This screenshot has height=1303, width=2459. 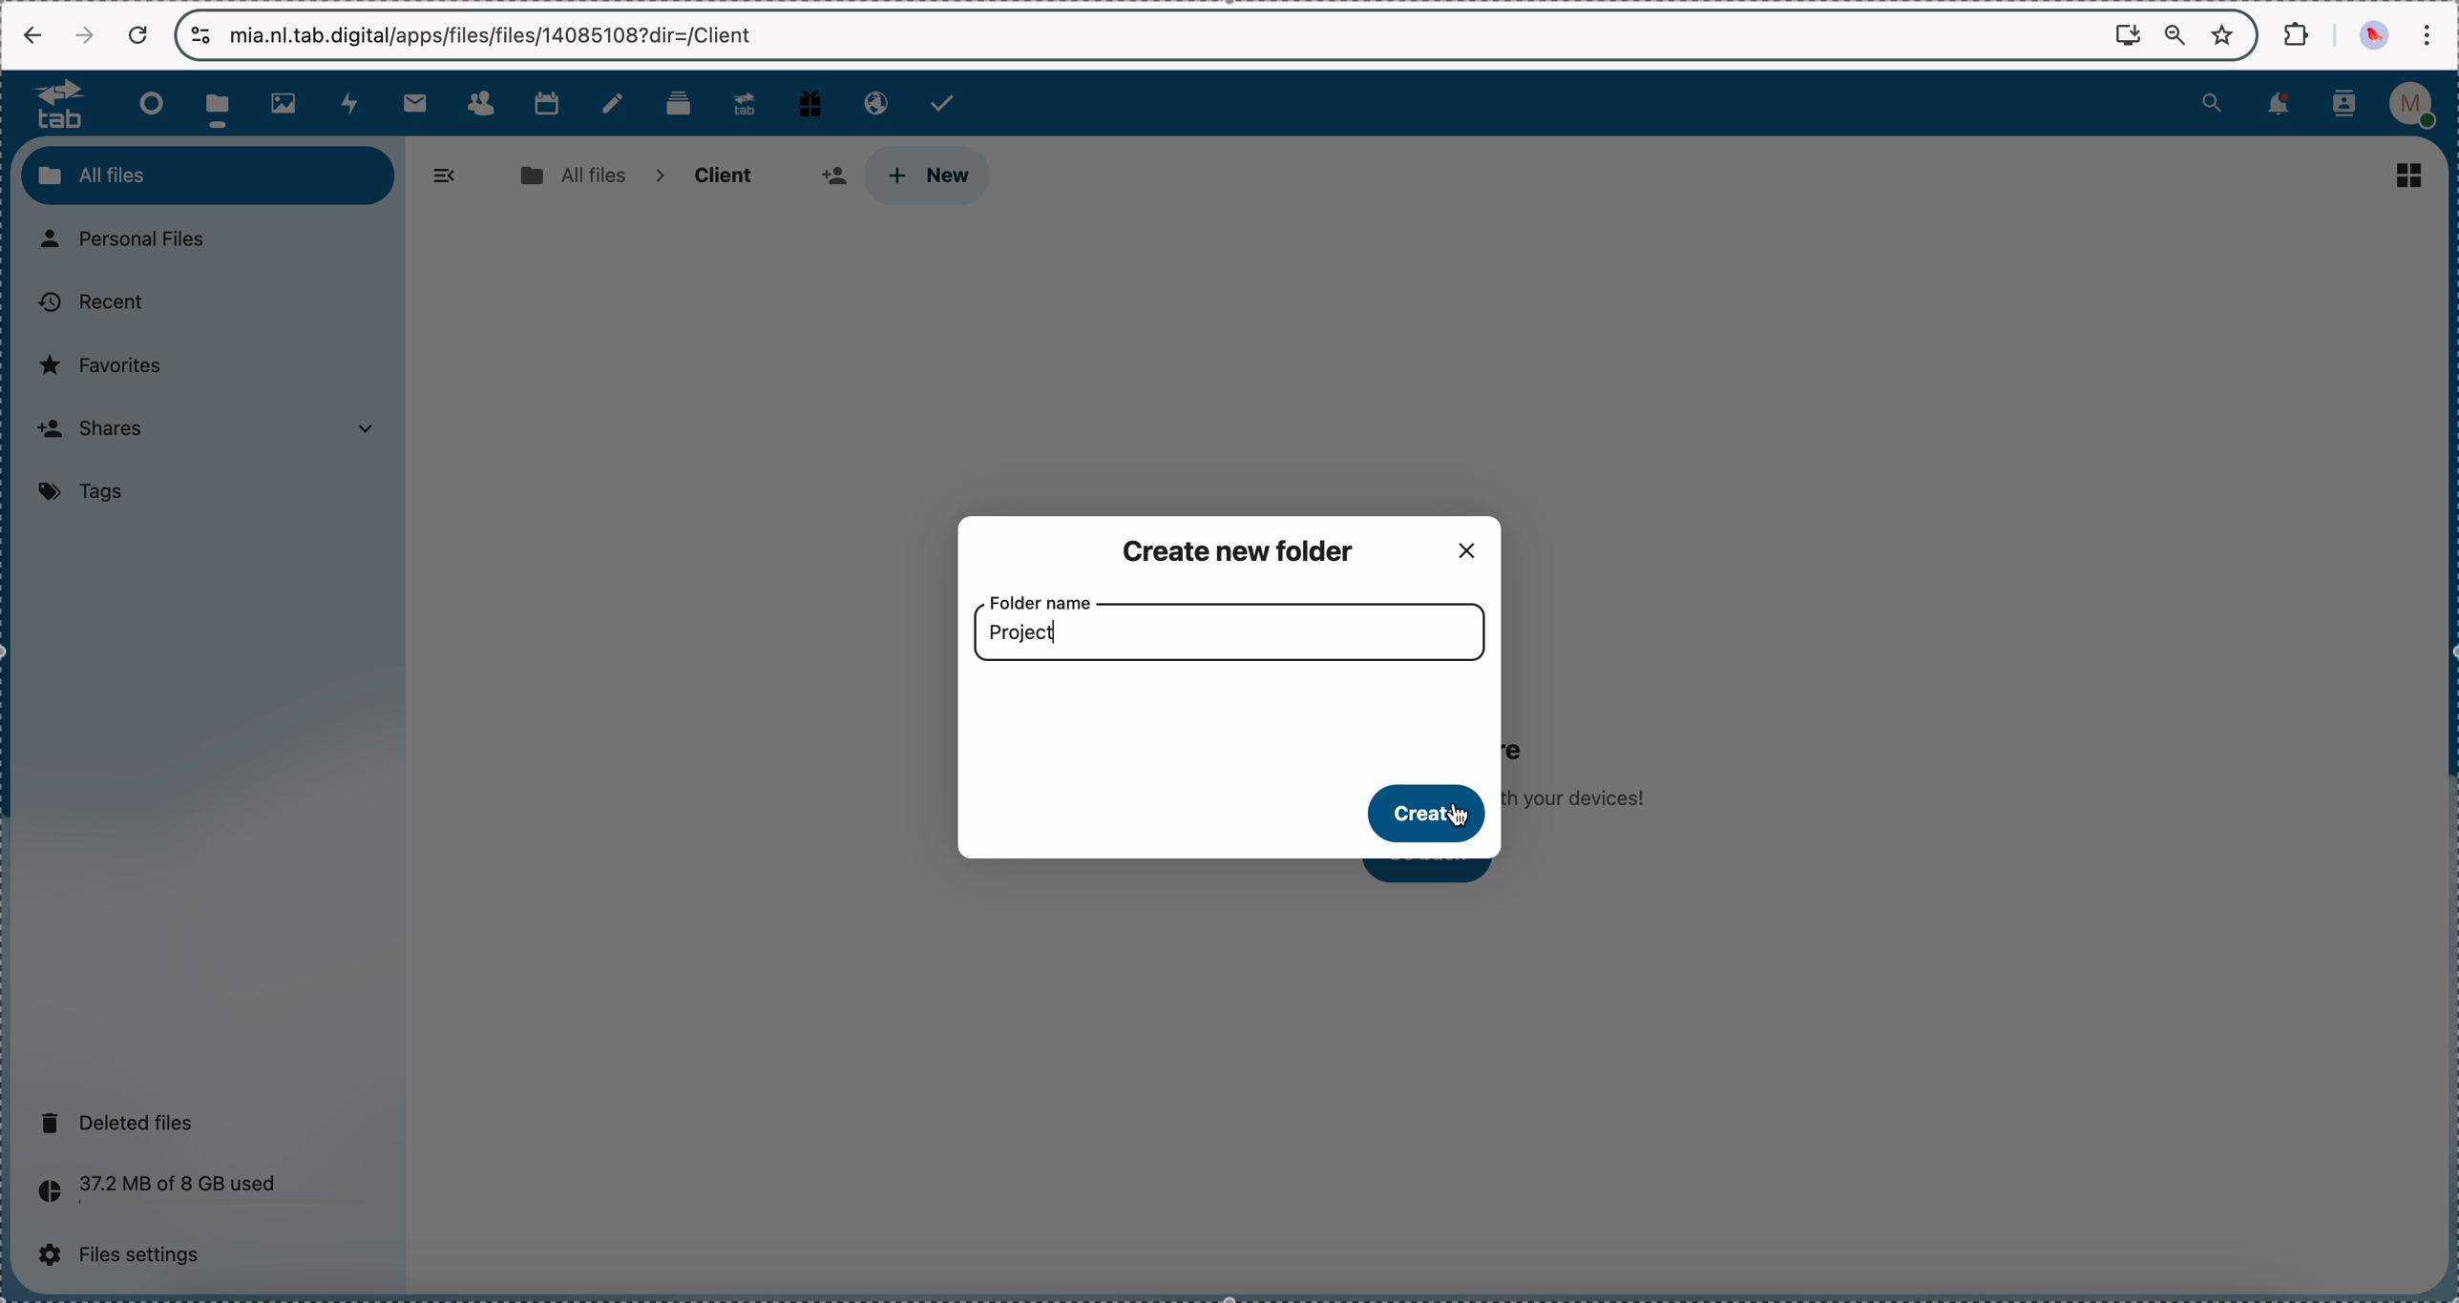 What do you see at coordinates (1026, 633) in the screenshot?
I see `project` at bounding box center [1026, 633].